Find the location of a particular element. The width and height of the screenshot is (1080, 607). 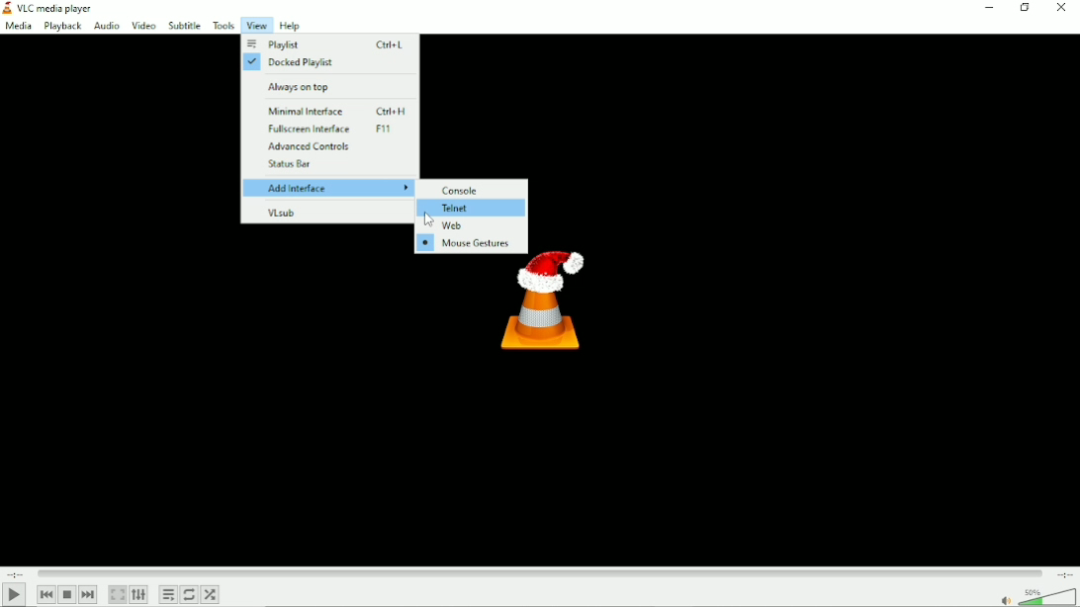

Logo is located at coordinates (543, 307).